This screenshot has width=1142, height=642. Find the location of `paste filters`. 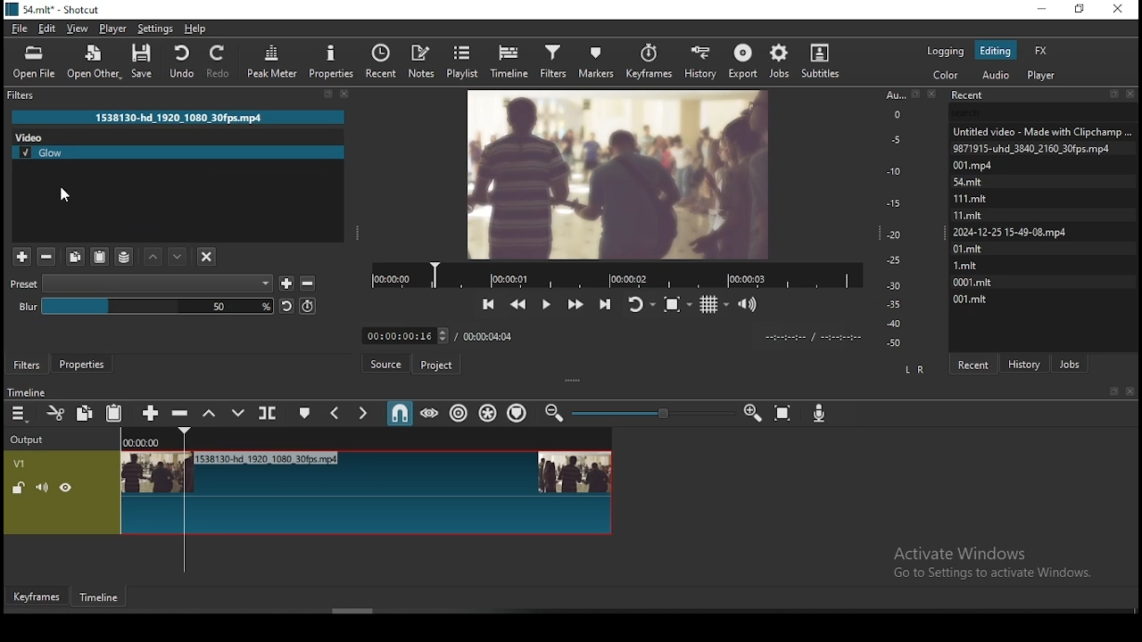

paste filters is located at coordinates (99, 258).